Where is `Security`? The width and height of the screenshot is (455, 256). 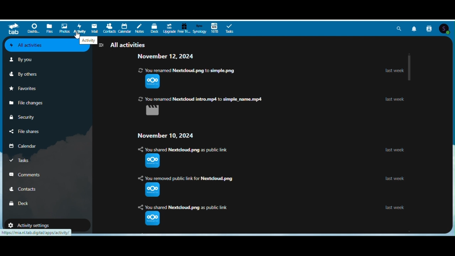
Security is located at coordinates (27, 117).